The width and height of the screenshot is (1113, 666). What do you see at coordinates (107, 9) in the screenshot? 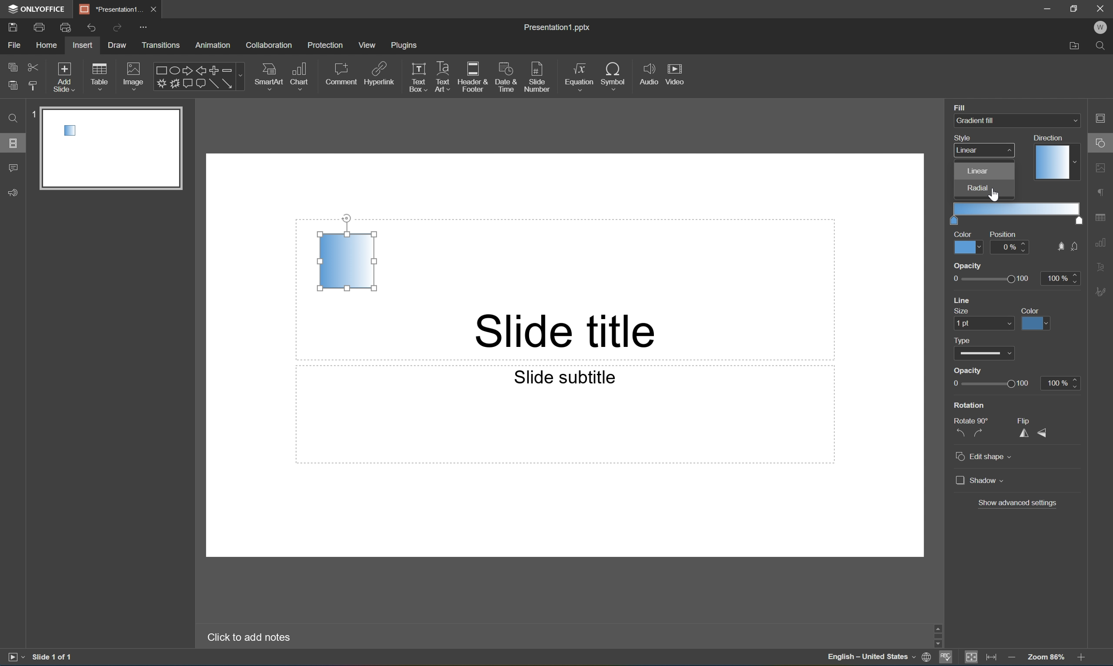
I see `Presentation1...` at bounding box center [107, 9].